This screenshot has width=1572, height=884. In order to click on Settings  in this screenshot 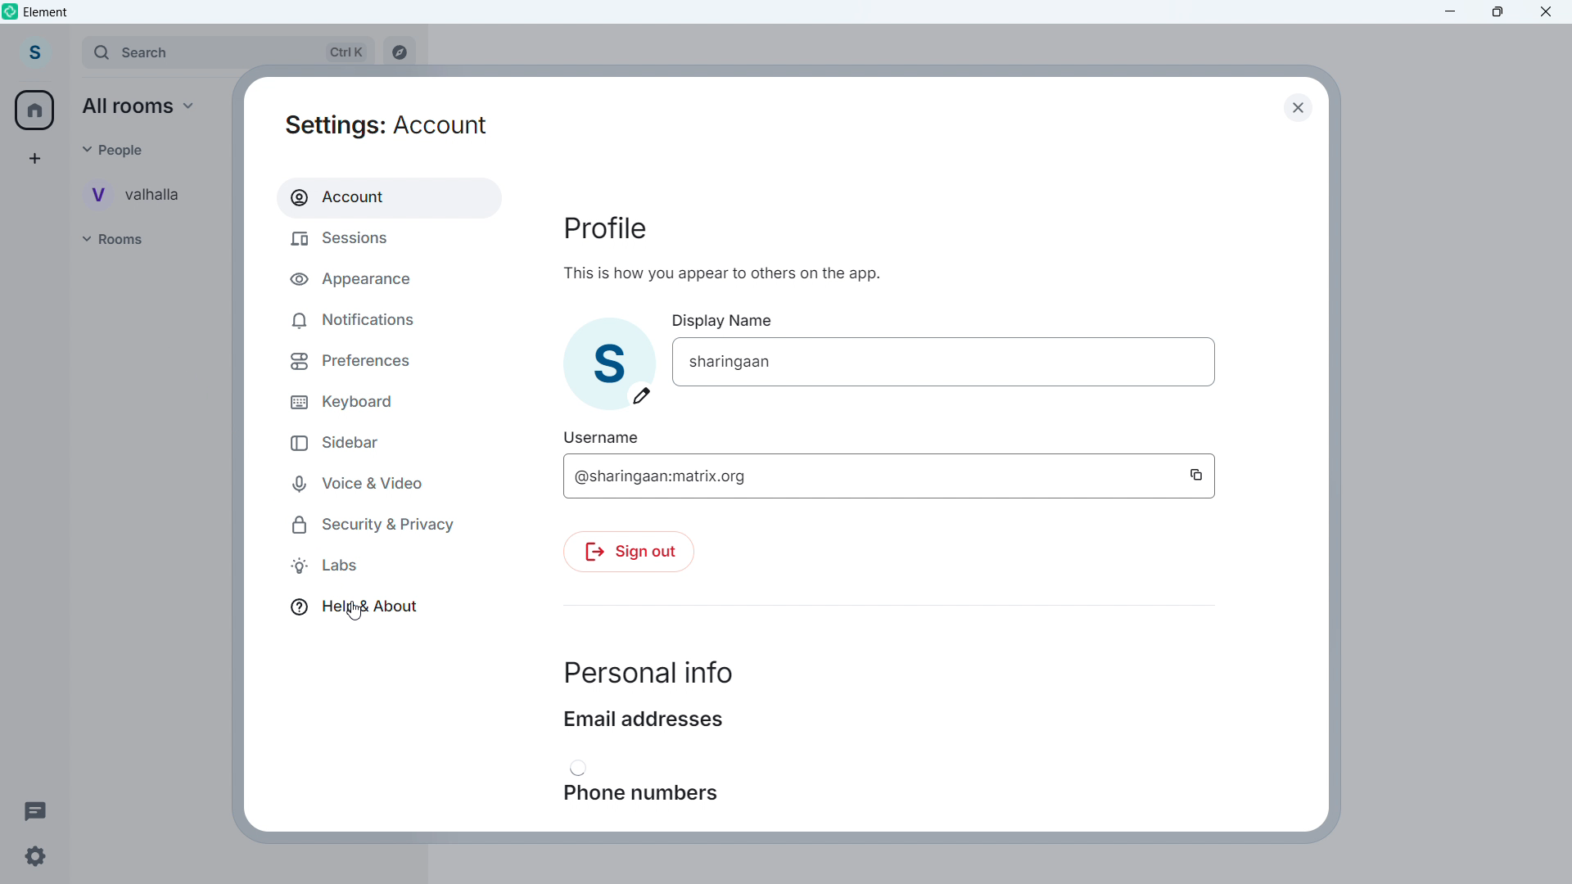, I will do `click(34, 857)`.